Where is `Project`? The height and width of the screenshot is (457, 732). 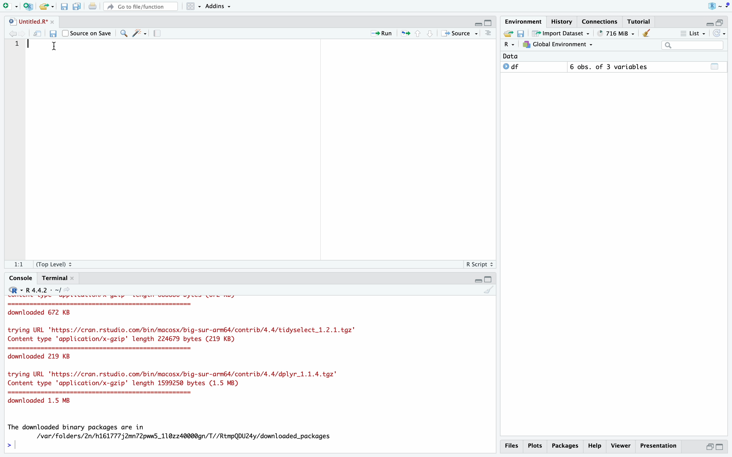
Project is located at coordinates (718, 6).